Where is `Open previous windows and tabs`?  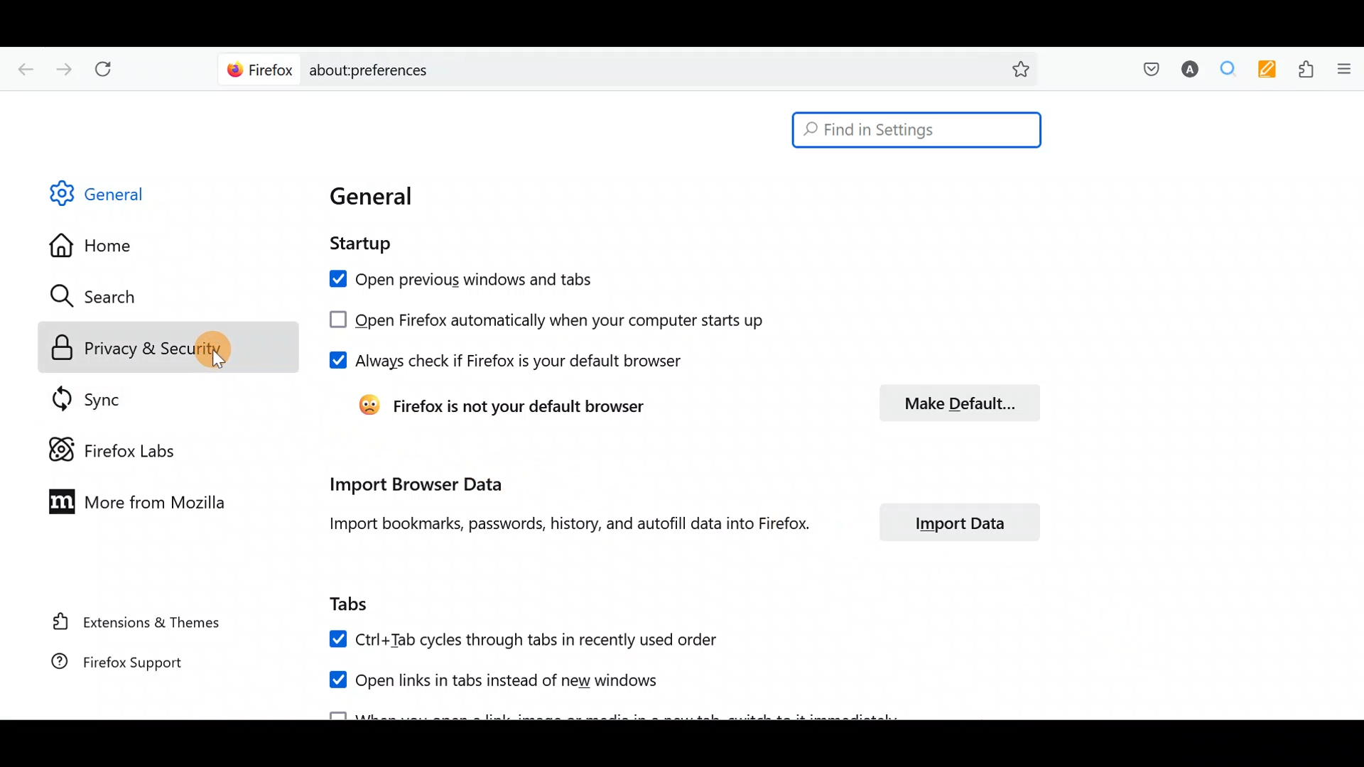
Open previous windows and tabs is located at coordinates (467, 279).